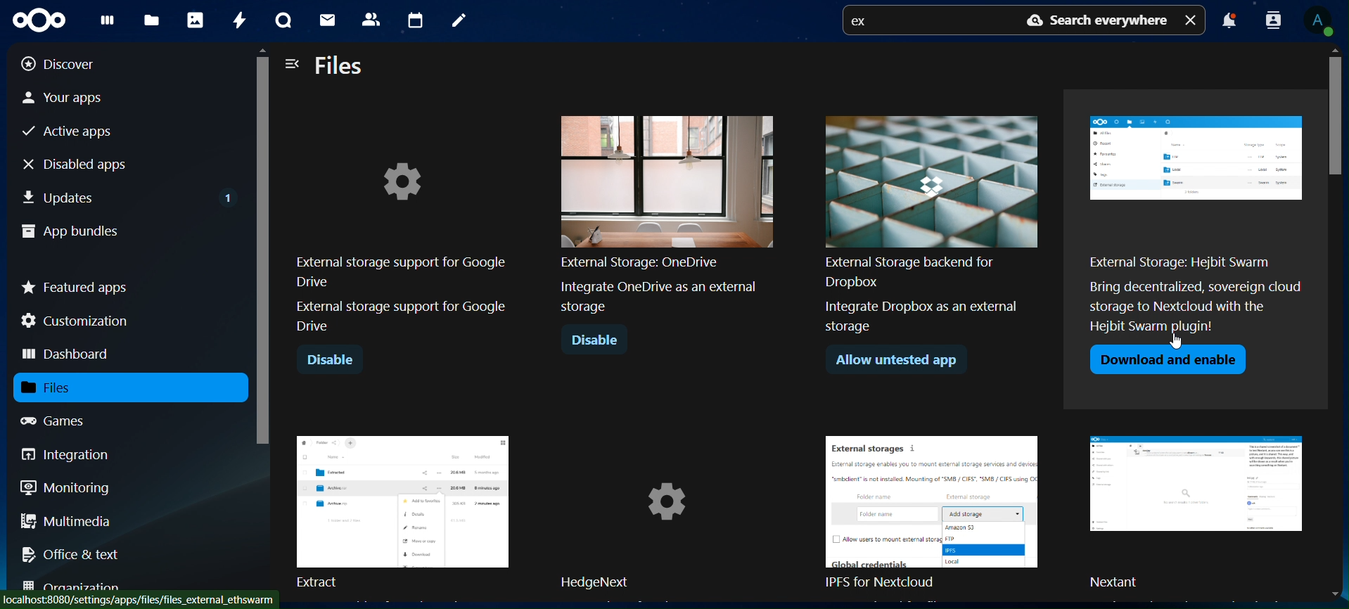 The image size is (1349, 609). I want to click on files, so click(340, 67).